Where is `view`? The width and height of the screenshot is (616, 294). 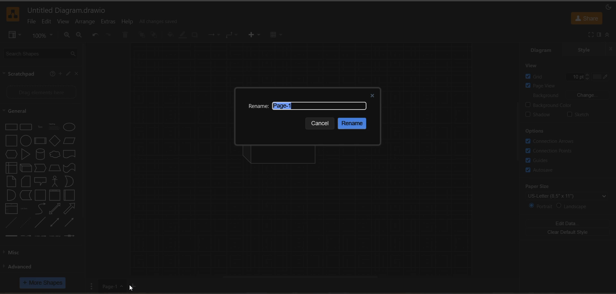 view is located at coordinates (63, 22).